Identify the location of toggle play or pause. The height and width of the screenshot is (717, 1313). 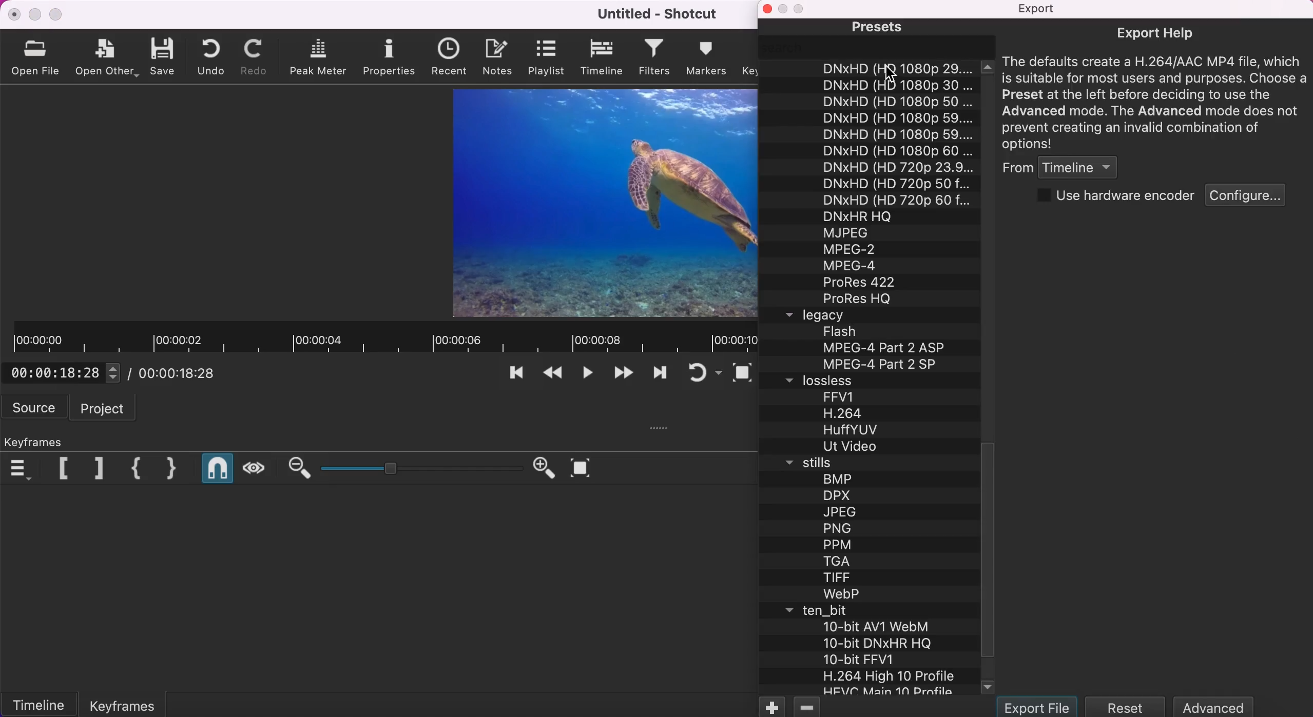
(590, 376).